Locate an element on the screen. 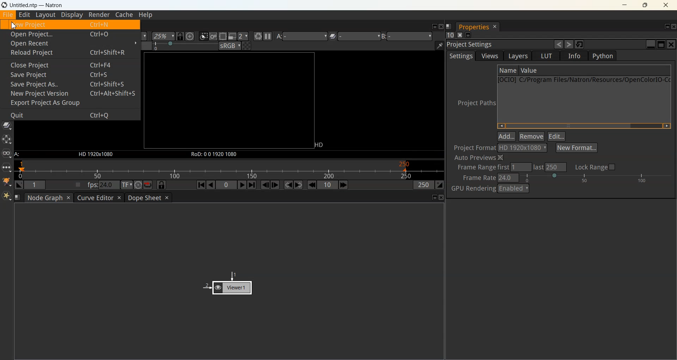 This screenshot has height=360, width=677. Enter the factors  is located at coordinates (244, 36).